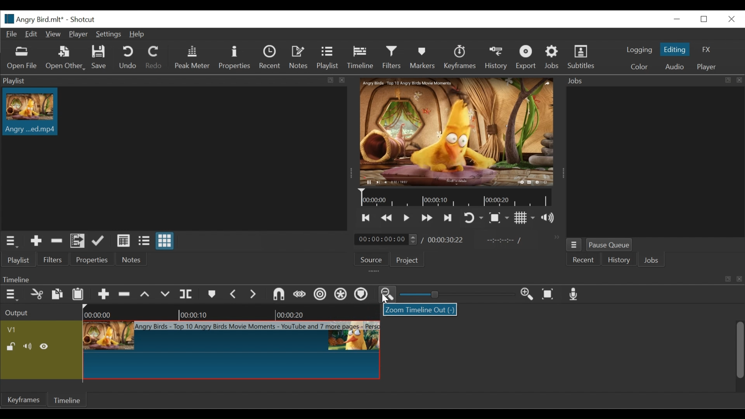 This screenshot has width=745, height=419. I want to click on Split at playhead, so click(188, 294).